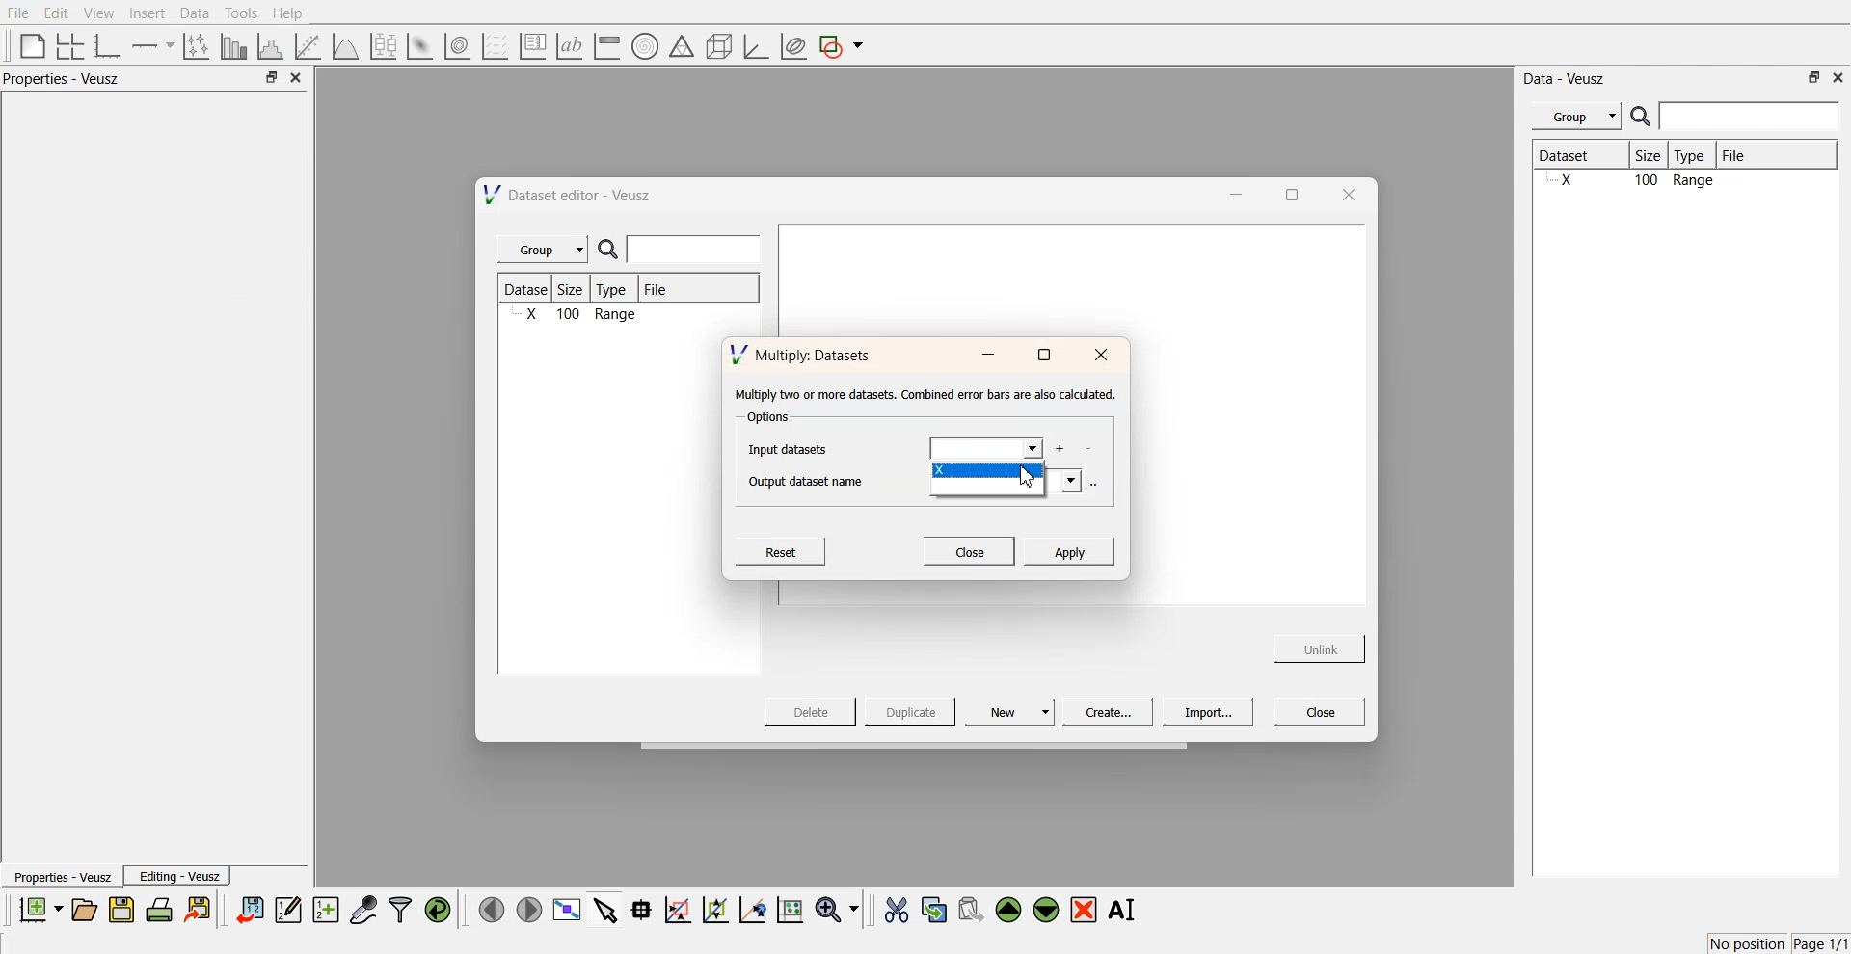 Image resolution: width=1851 pixels, height=954 pixels. Describe the element at coordinates (1695, 156) in the screenshot. I see `Type` at that location.